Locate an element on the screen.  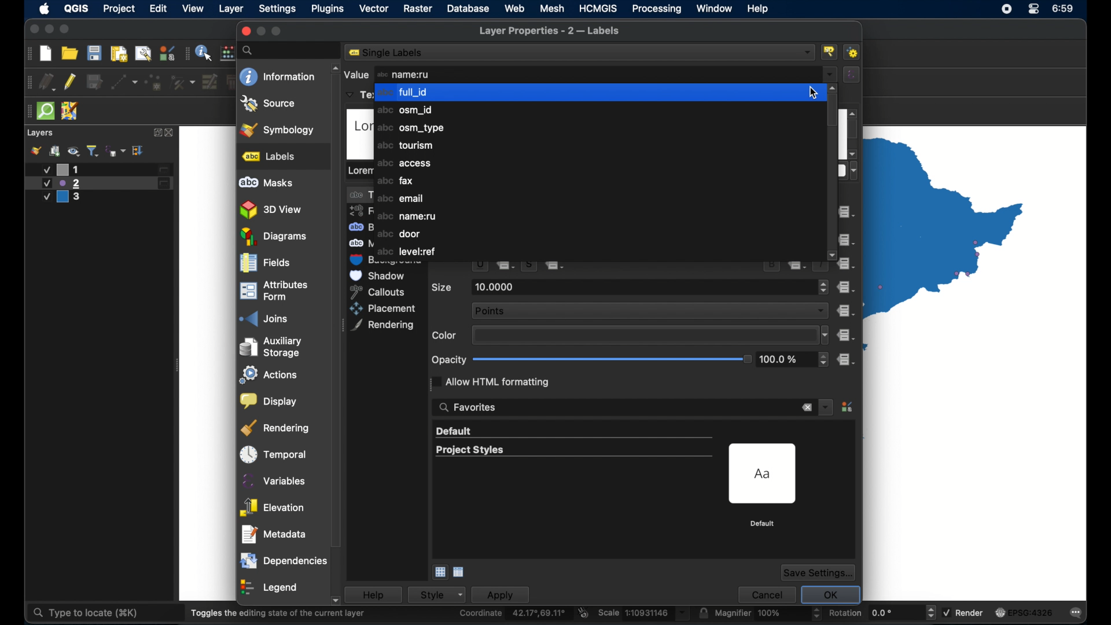
temporal is located at coordinates (274, 451).